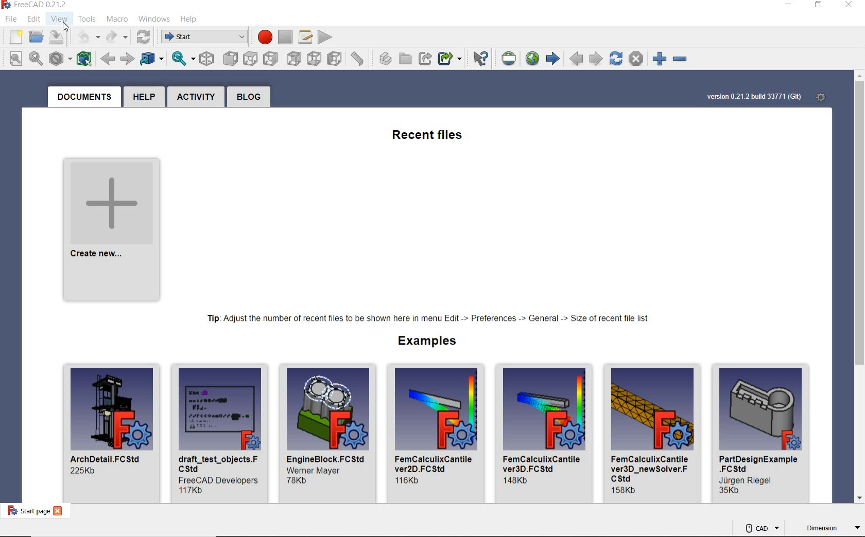 The height and width of the screenshot is (537, 865). What do you see at coordinates (383, 60) in the screenshot?
I see `create part` at bounding box center [383, 60].